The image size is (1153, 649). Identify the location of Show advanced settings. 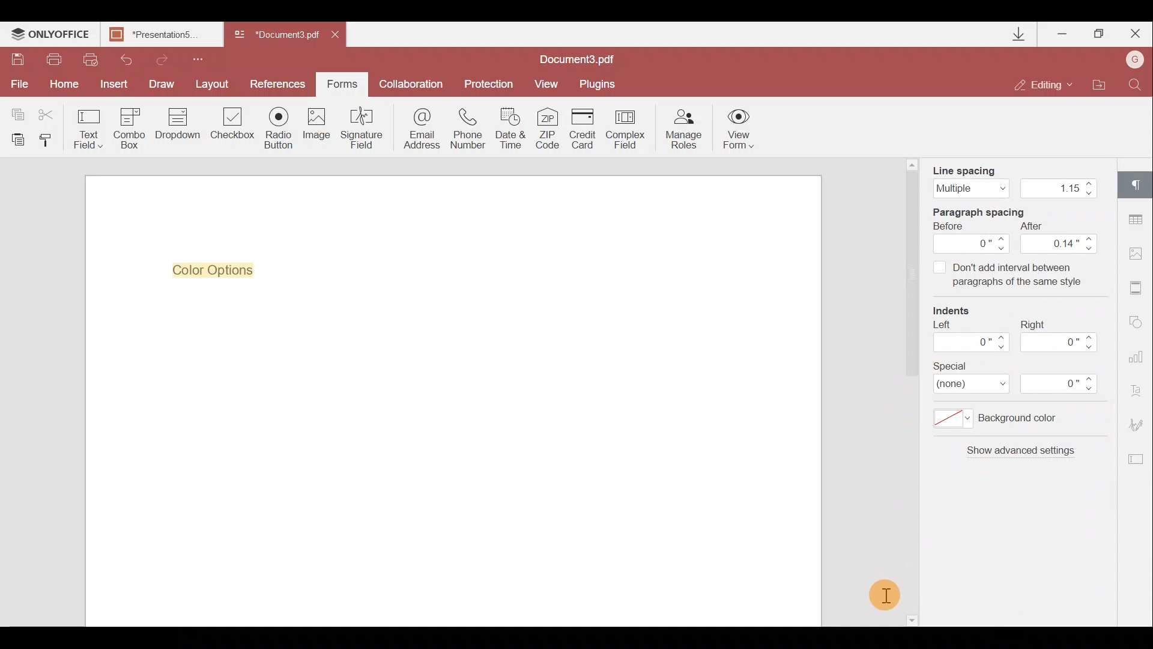
(1011, 463).